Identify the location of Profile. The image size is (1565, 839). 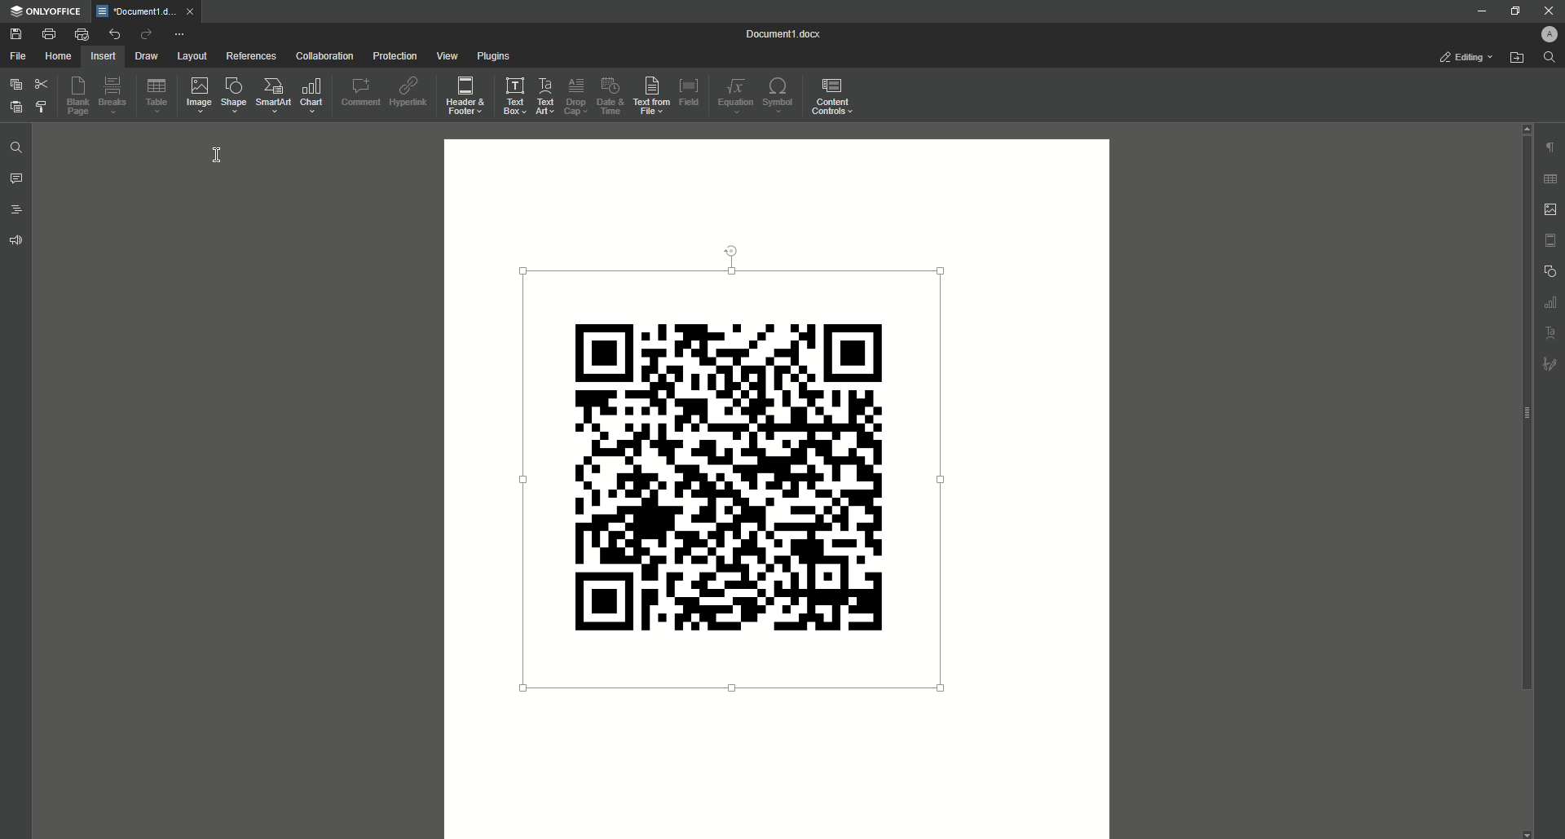
(1546, 34).